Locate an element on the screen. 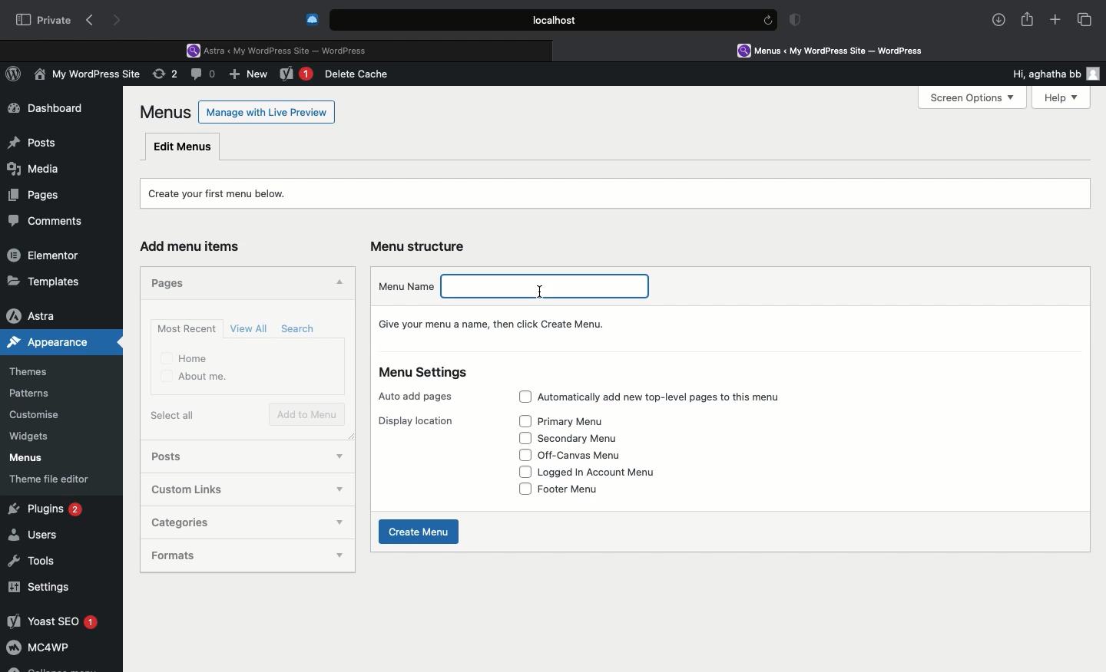 The width and height of the screenshot is (1106, 672). Menu name is located at coordinates (405, 285).